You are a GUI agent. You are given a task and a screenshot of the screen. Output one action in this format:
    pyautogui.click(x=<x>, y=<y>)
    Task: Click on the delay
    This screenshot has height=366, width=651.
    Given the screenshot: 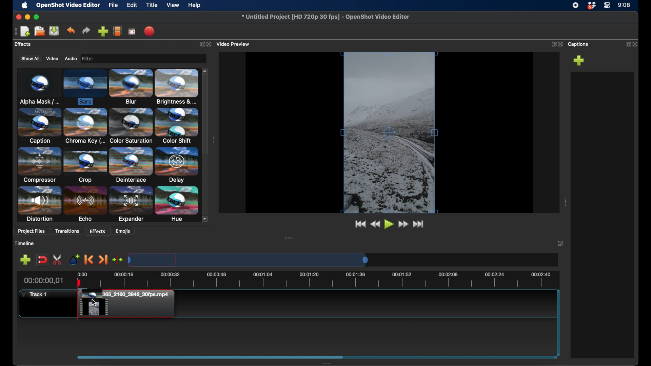 What is the action you would take?
    pyautogui.click(x=176, y=165)
    